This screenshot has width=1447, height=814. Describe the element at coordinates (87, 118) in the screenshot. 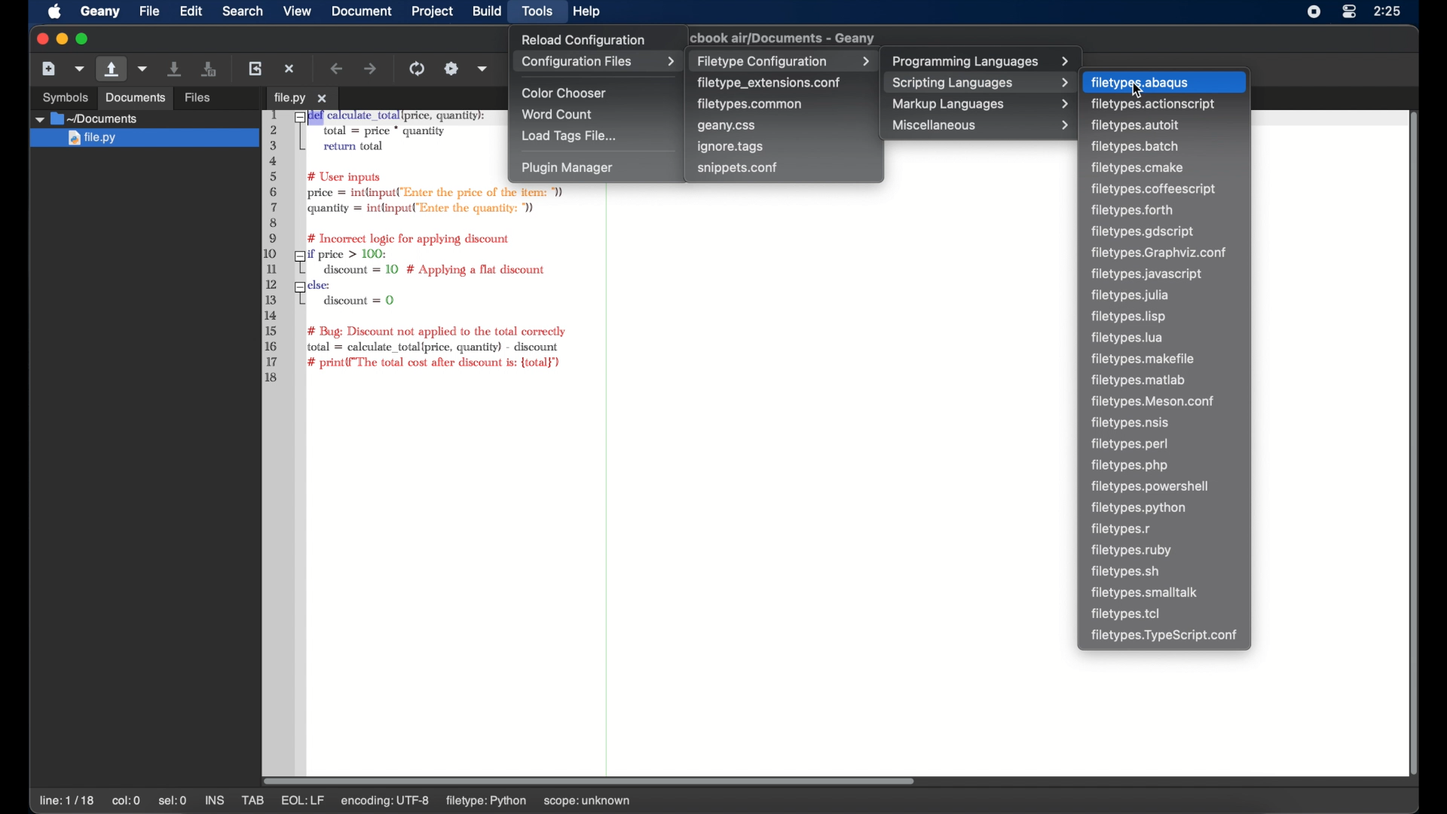

I see `documents` at that location.